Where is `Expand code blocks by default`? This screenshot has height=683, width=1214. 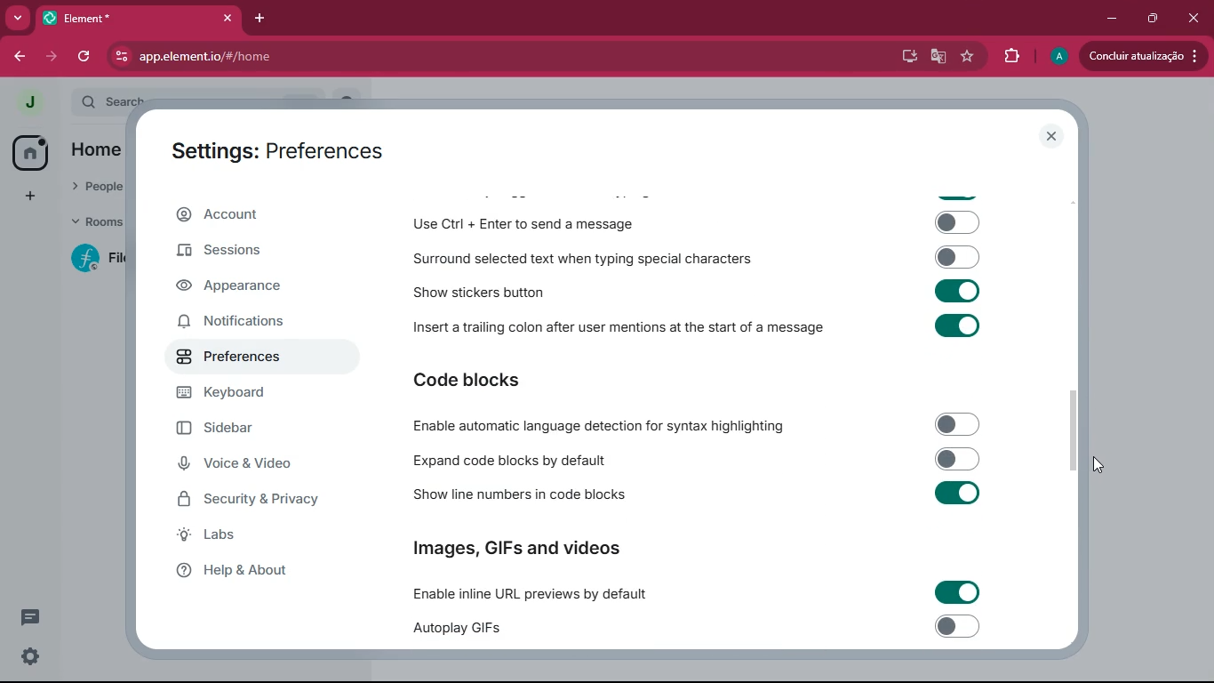 Expand code blocks by default is located at coordinates (692, 459).